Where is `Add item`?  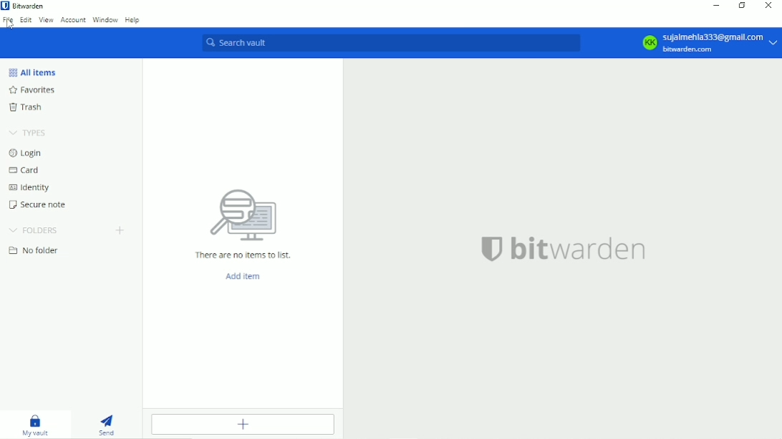
Add item is located at coordinates (243, 277).